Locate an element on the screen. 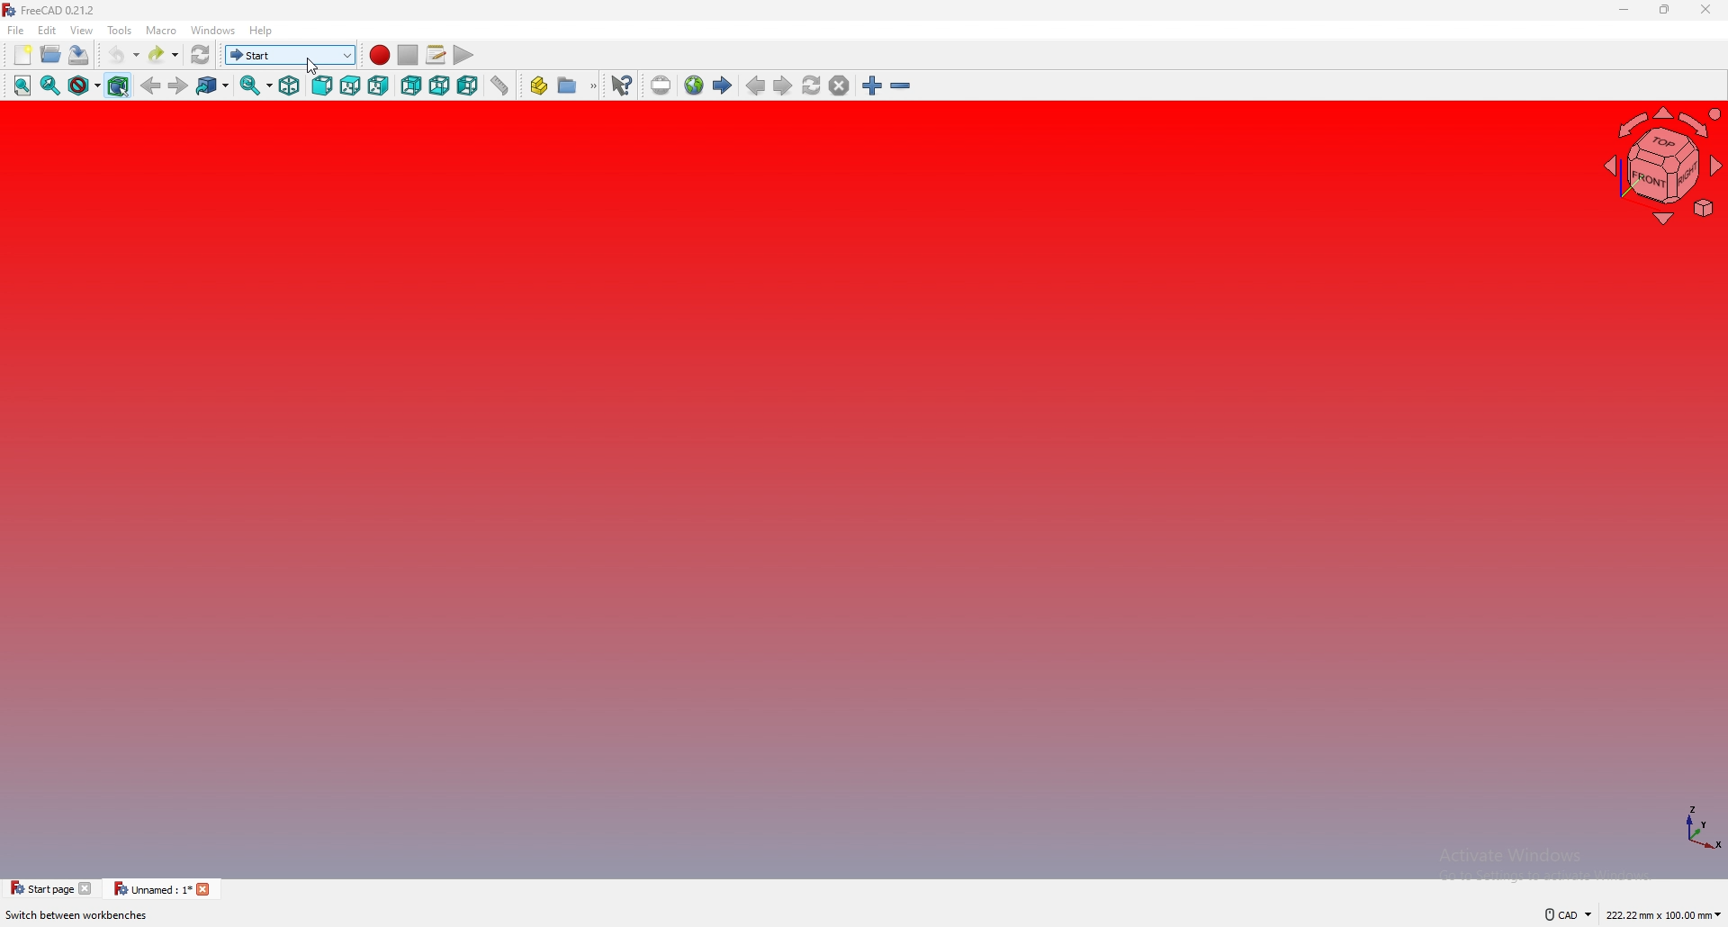 The height and width of the screenshot is (927, 1728). what's this is located at coordinates (620, 85).